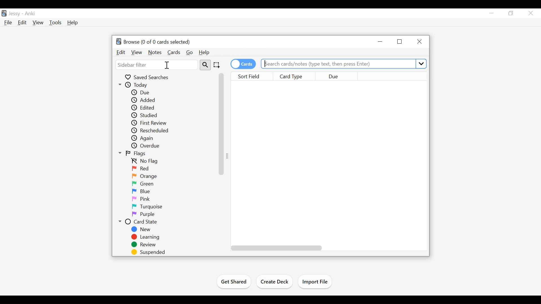 Image resolution: width=541 pixels, height=304 pixels. Describe the element at coordinates (146, 100) in the screenshot. I see `Added` at that location.